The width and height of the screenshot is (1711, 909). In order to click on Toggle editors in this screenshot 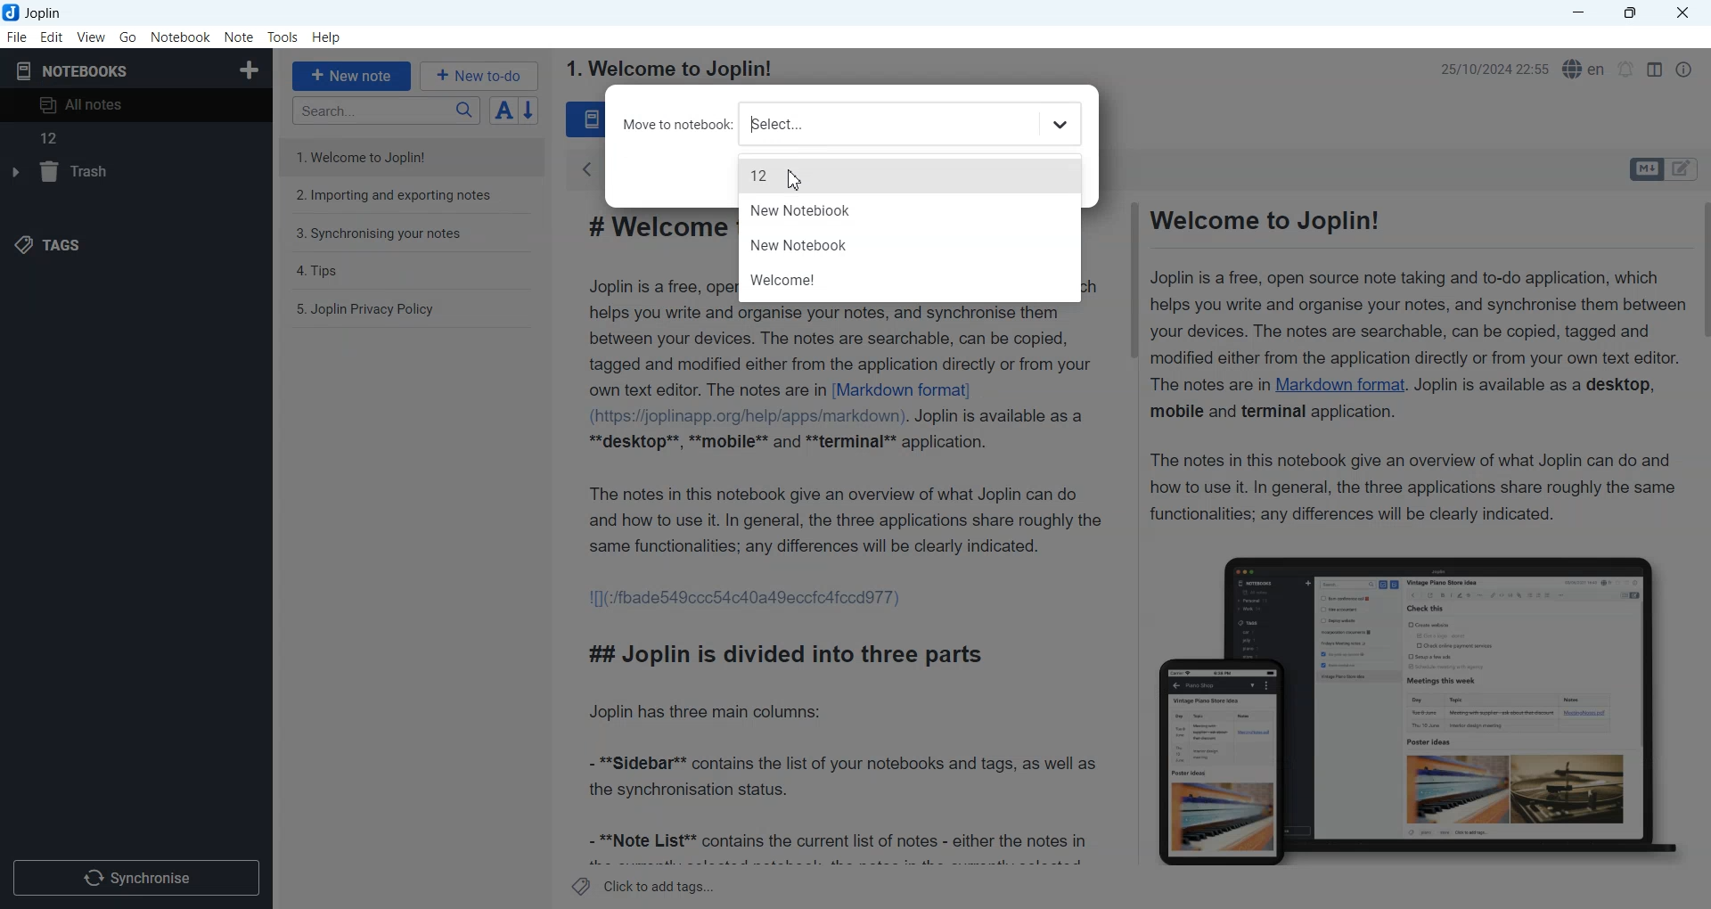, I will do `click(1685, 169)`.